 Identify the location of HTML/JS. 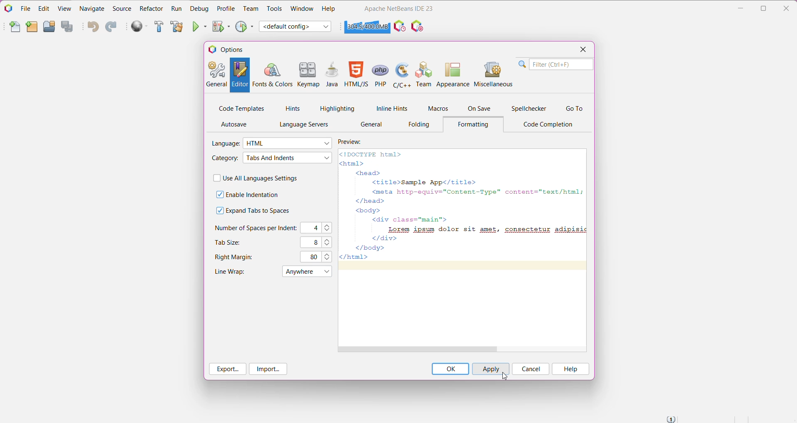
(356, 75).